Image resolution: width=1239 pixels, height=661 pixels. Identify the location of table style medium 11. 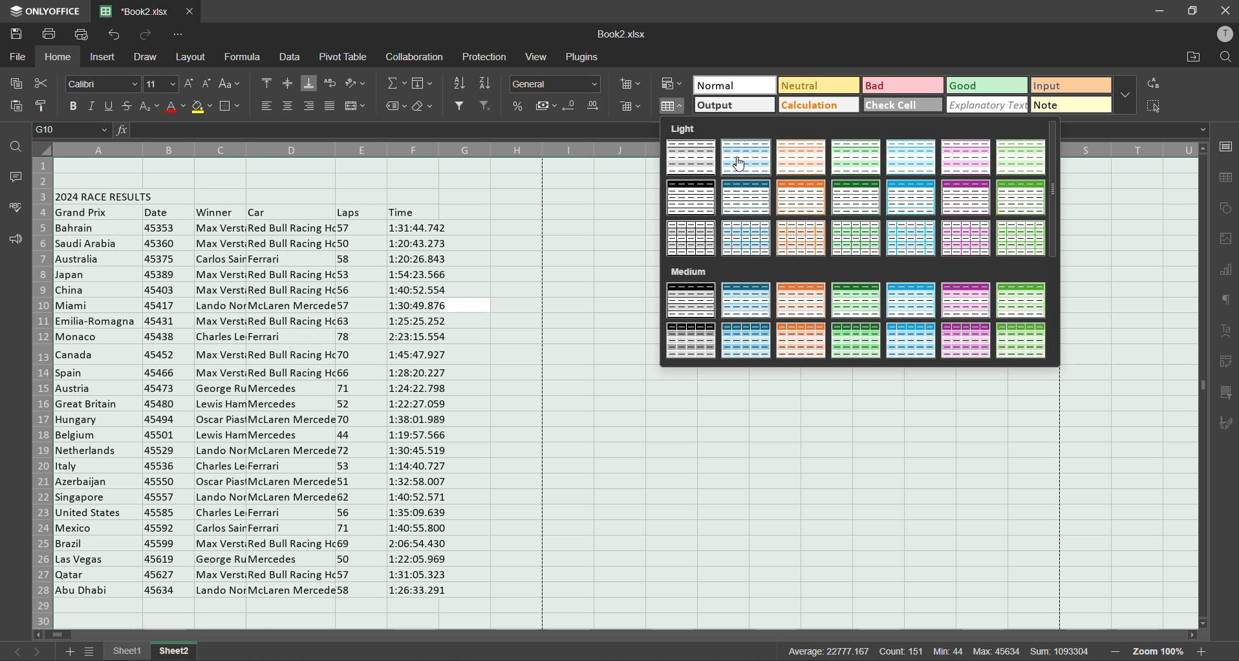
(854, 340).